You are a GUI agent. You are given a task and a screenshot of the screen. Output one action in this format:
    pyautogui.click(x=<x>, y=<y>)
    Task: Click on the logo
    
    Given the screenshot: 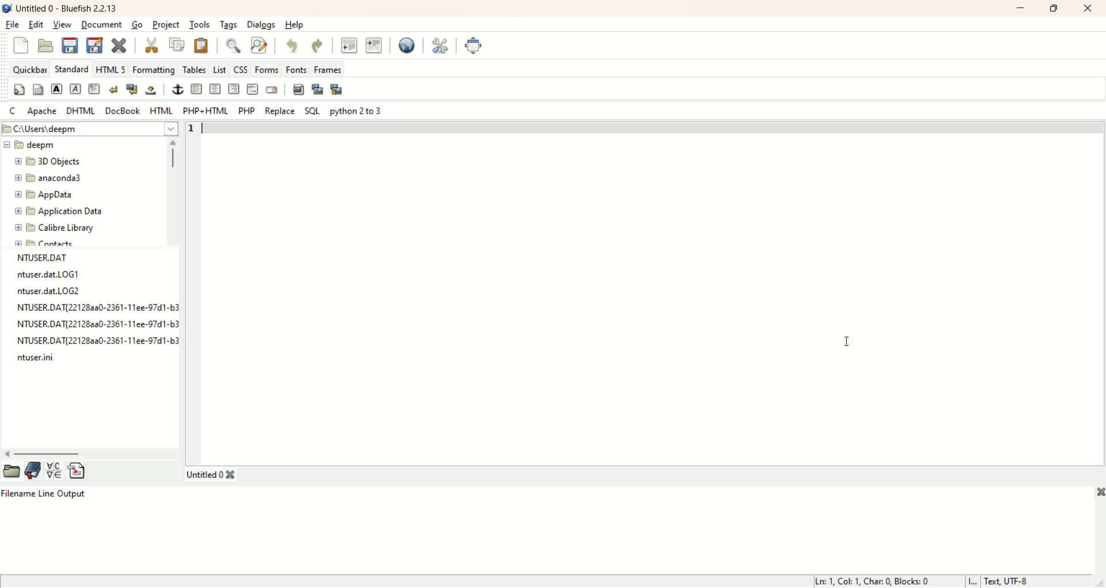 What is the action you would take?
    pyautogui.click(x=7, y=8)
    